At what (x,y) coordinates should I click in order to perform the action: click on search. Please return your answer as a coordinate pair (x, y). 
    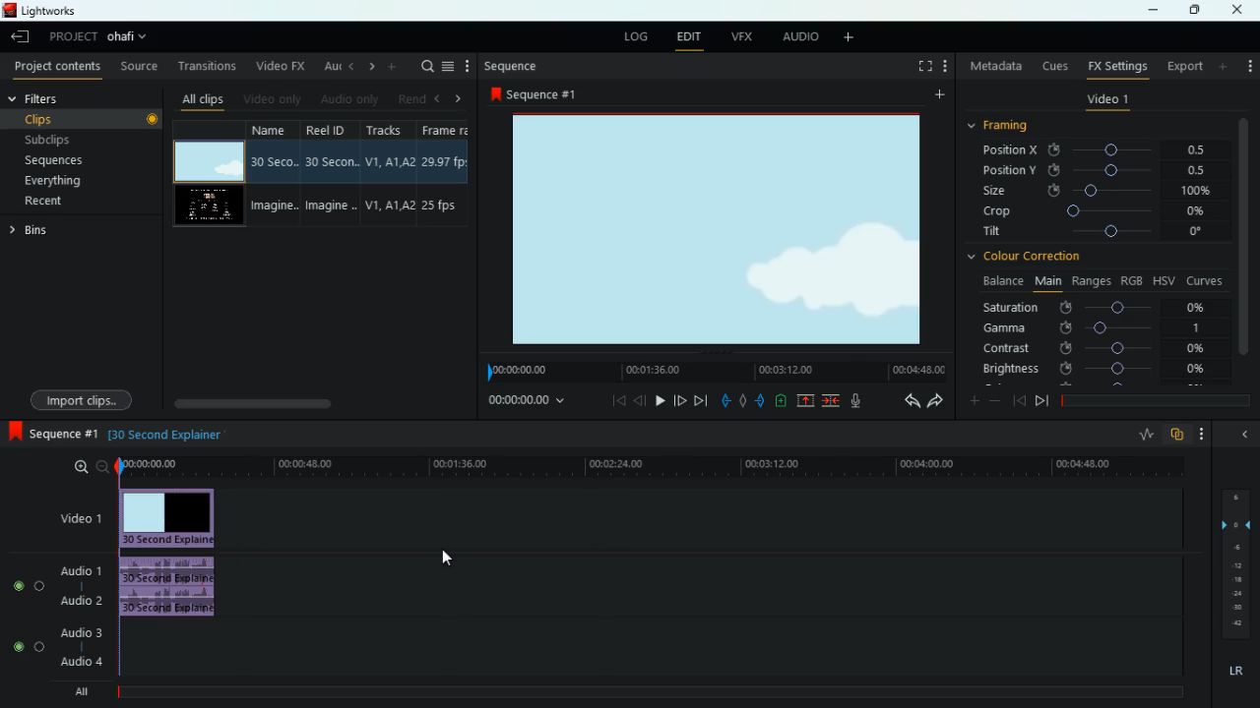
    Looking at the image, I should click on (422, 65).